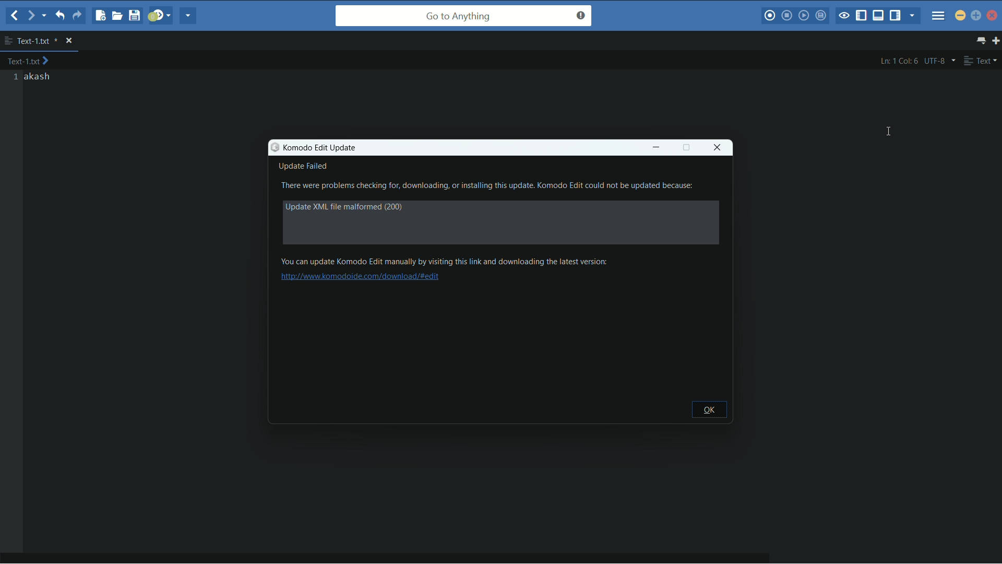  What do you see at coordinates (822, 15) in the screenshot?
I see `save macro to toolbox` at bounding box center [822, 15].